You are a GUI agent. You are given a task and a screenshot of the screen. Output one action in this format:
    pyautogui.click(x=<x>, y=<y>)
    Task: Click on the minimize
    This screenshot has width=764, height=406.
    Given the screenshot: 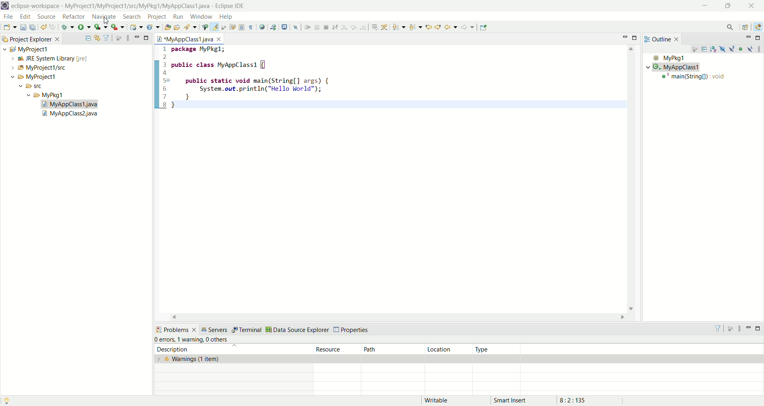 What is the action you would take?
    pyautogui.click(x=705, y=5)
    